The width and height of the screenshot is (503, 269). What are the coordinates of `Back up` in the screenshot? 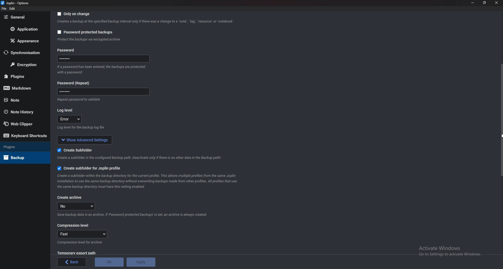 It's located at (21, 157).